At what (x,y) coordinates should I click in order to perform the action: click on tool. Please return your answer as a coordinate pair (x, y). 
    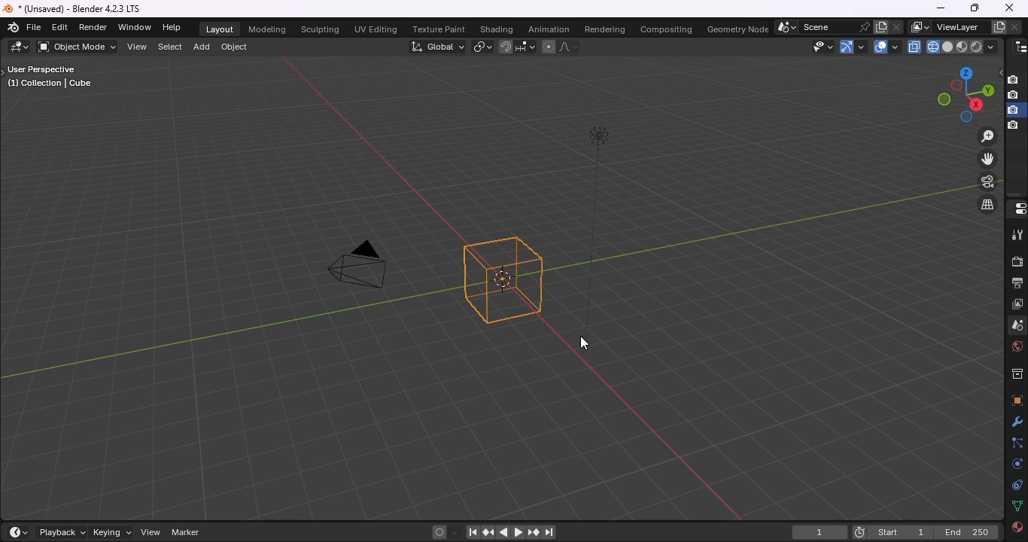
    Looking at the image, I should click on (1017, 235).